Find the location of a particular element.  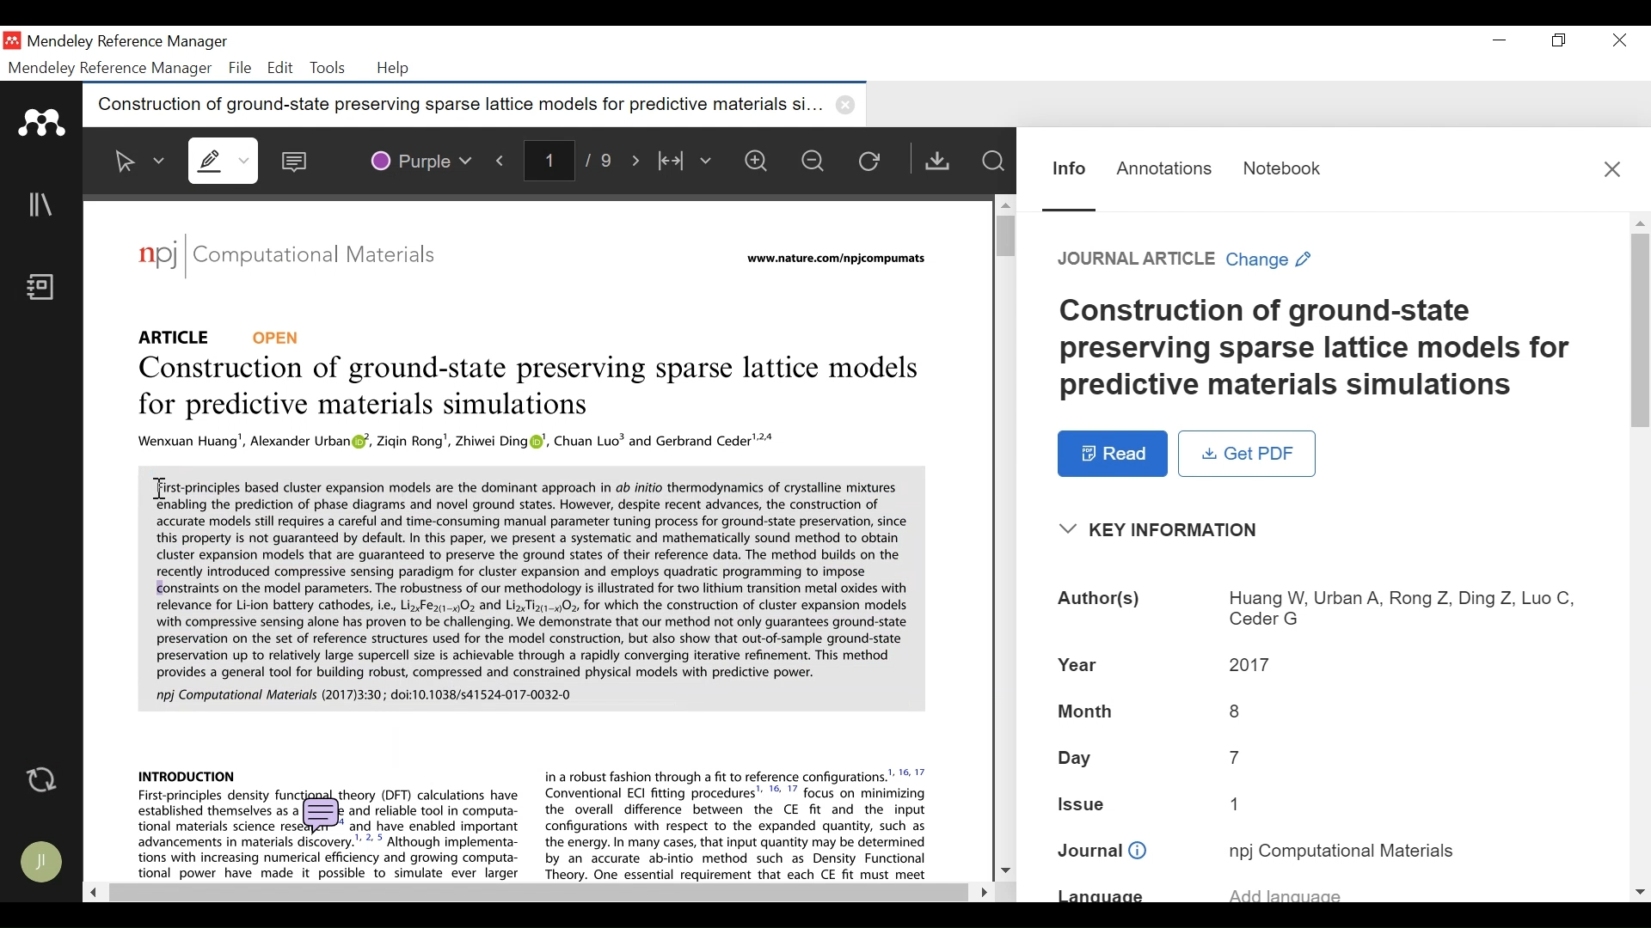

Reference Type is located at coordinates (221, 336).